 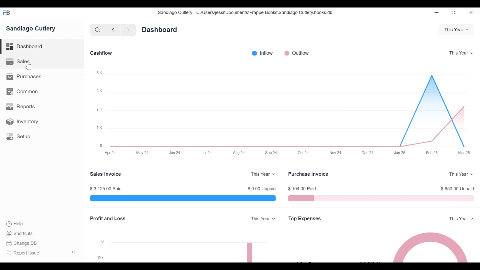 What do you see at coordinates (22, 243) in the screenshot?
I see `Change DB` at bounding box center [22, 243].